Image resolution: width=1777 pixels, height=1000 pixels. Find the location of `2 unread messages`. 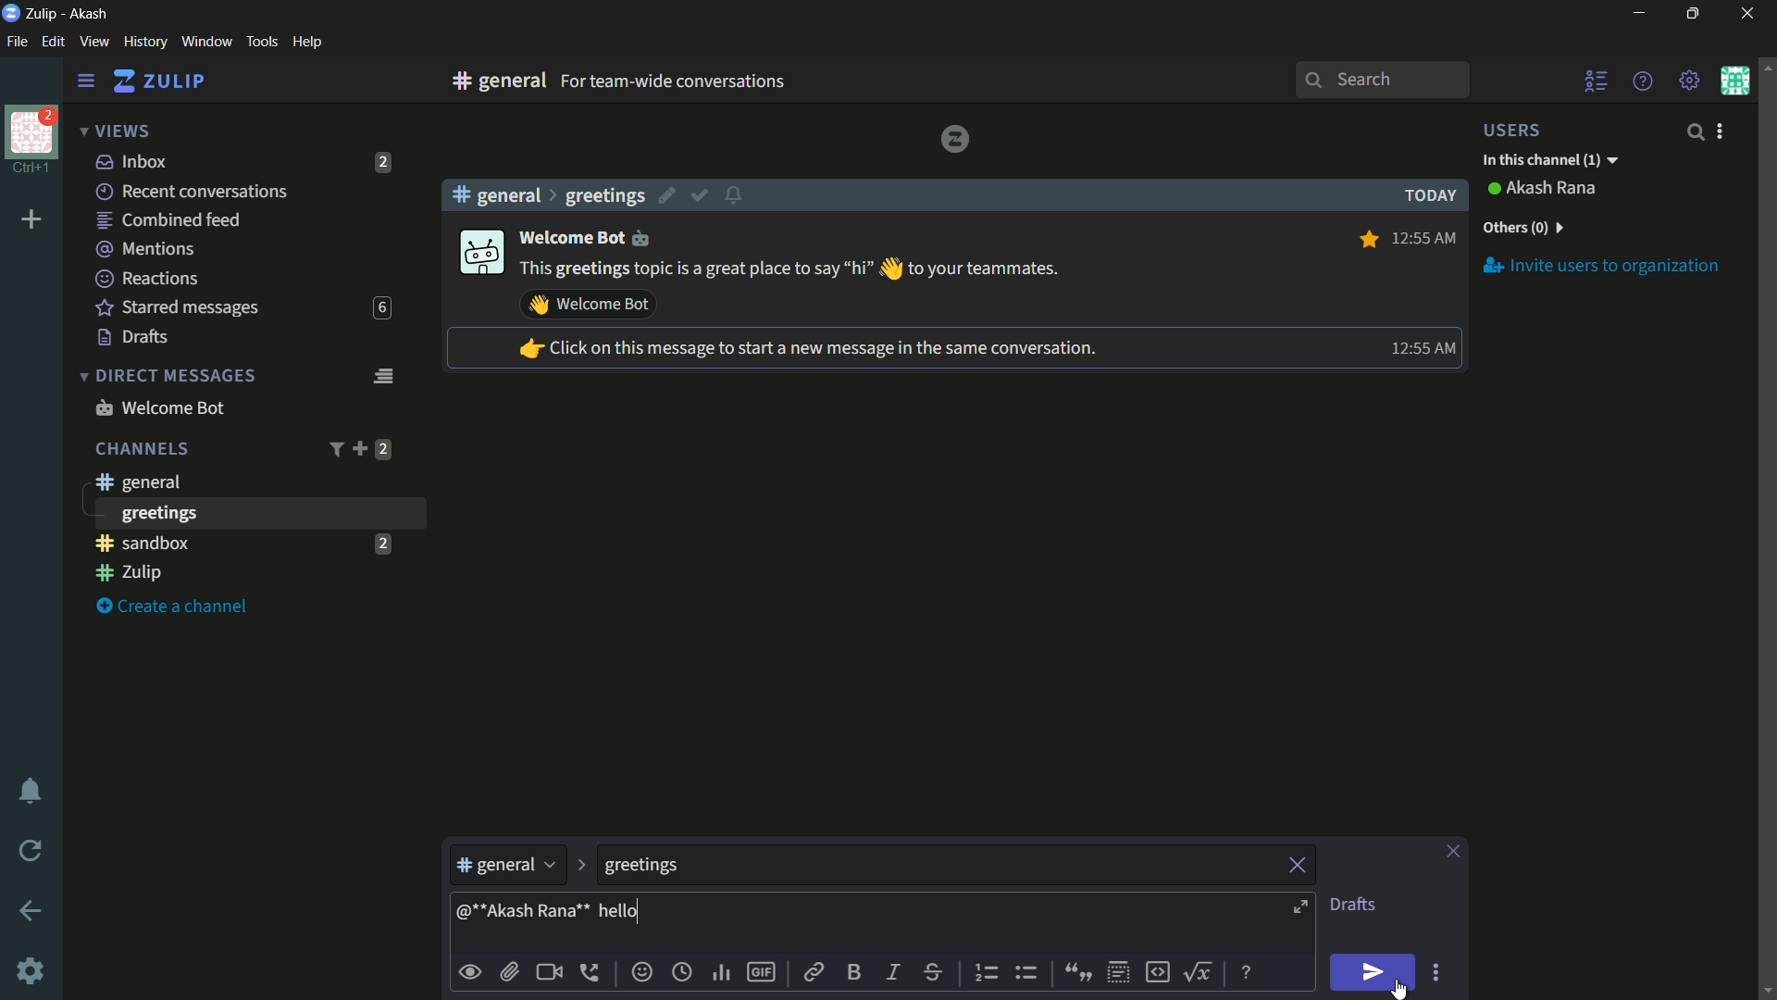

2 unread messages is located at coordinates (384, 162).